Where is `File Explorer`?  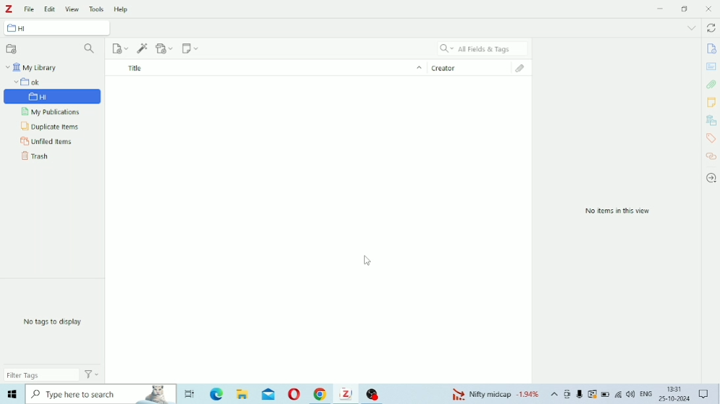
File Explorer is located at coordinates (244, 394).